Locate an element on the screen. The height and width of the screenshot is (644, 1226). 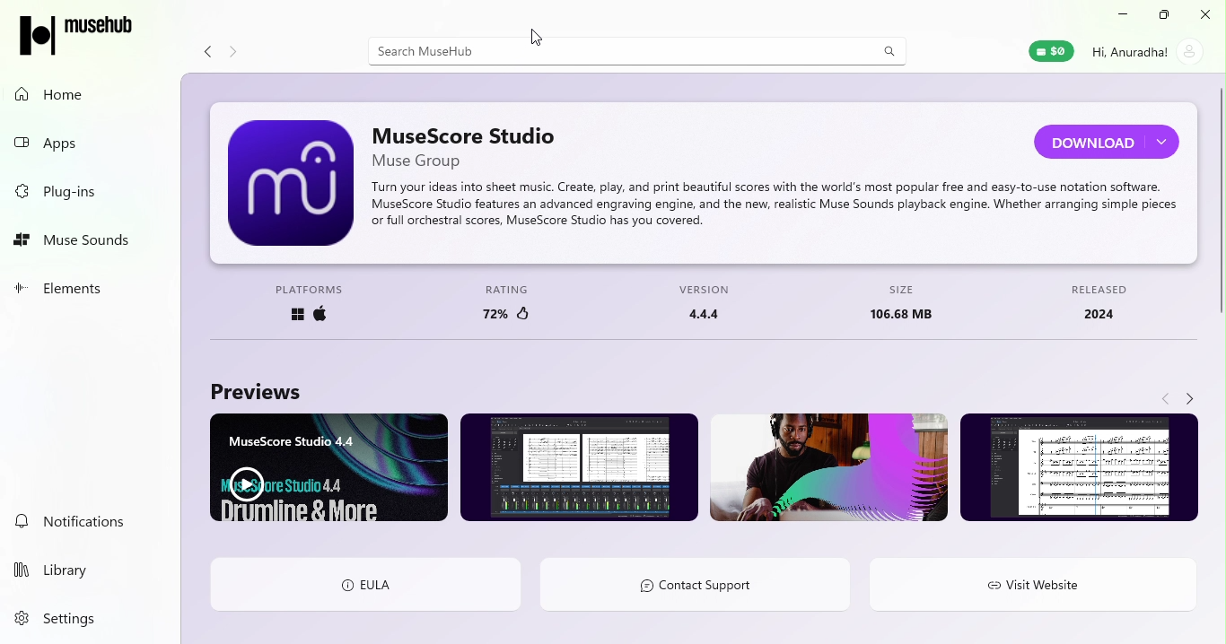
Library is located at coordinates (81, 566).